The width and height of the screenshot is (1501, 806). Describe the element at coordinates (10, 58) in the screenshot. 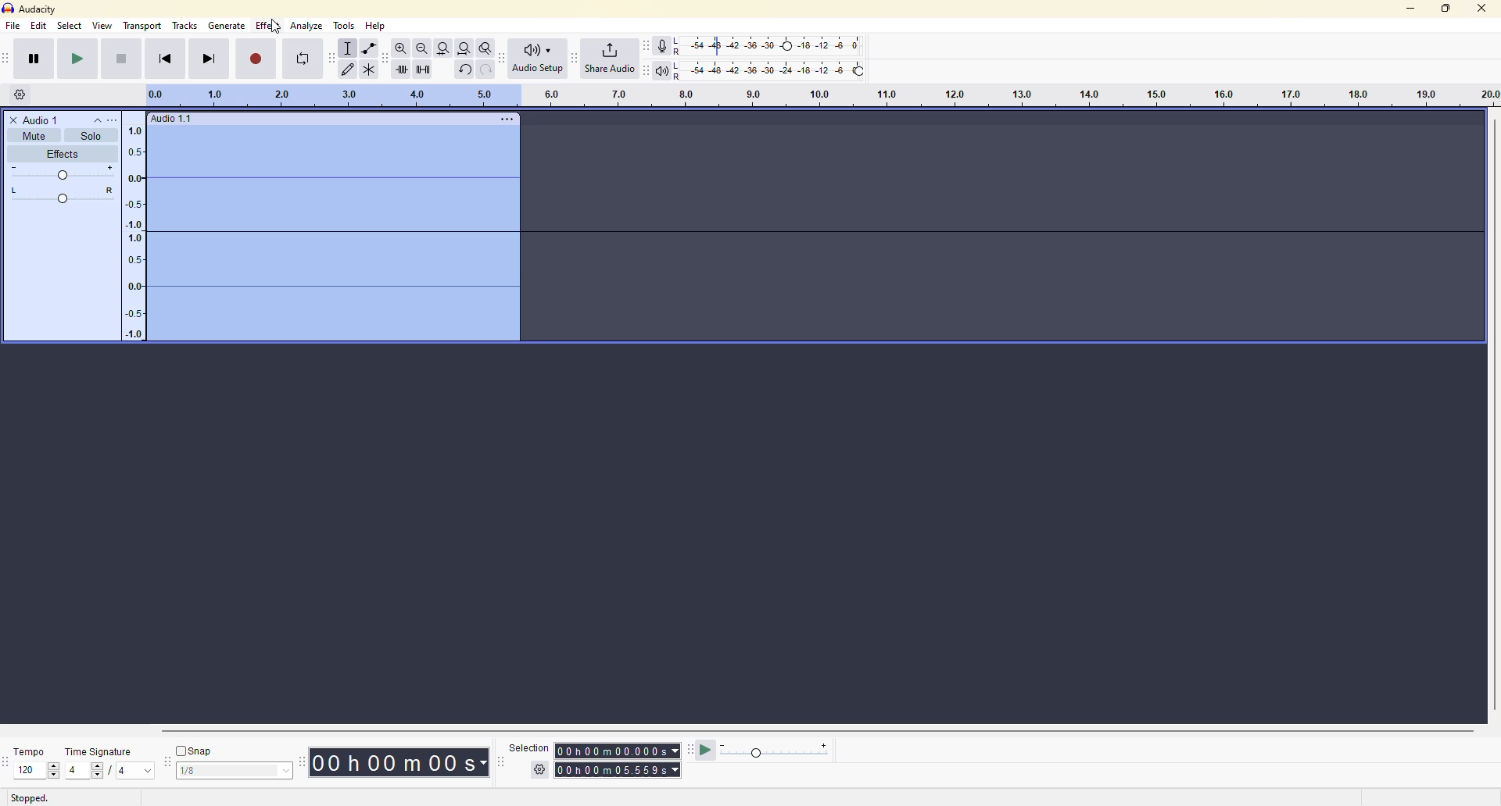

I see `transport toolbar` at that location.